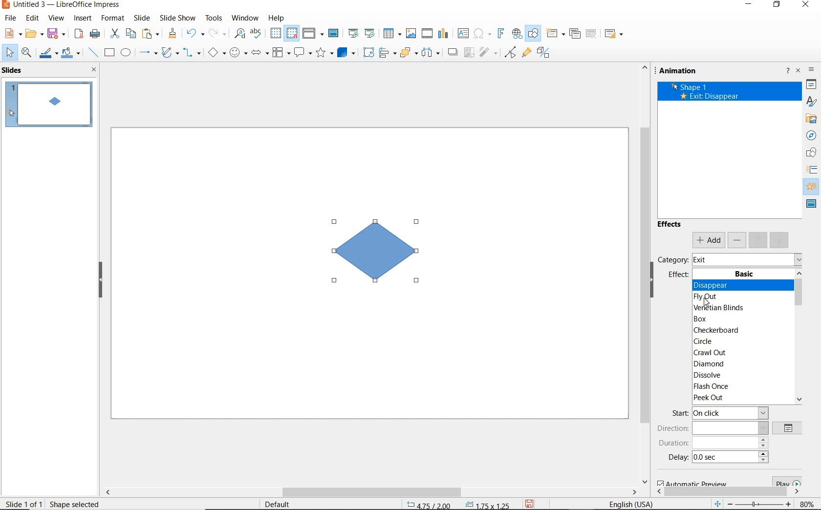  What do you see at coordinates (739, 331) in the screenshot?
I see `checkerboard` at bounding box center [739, 331].